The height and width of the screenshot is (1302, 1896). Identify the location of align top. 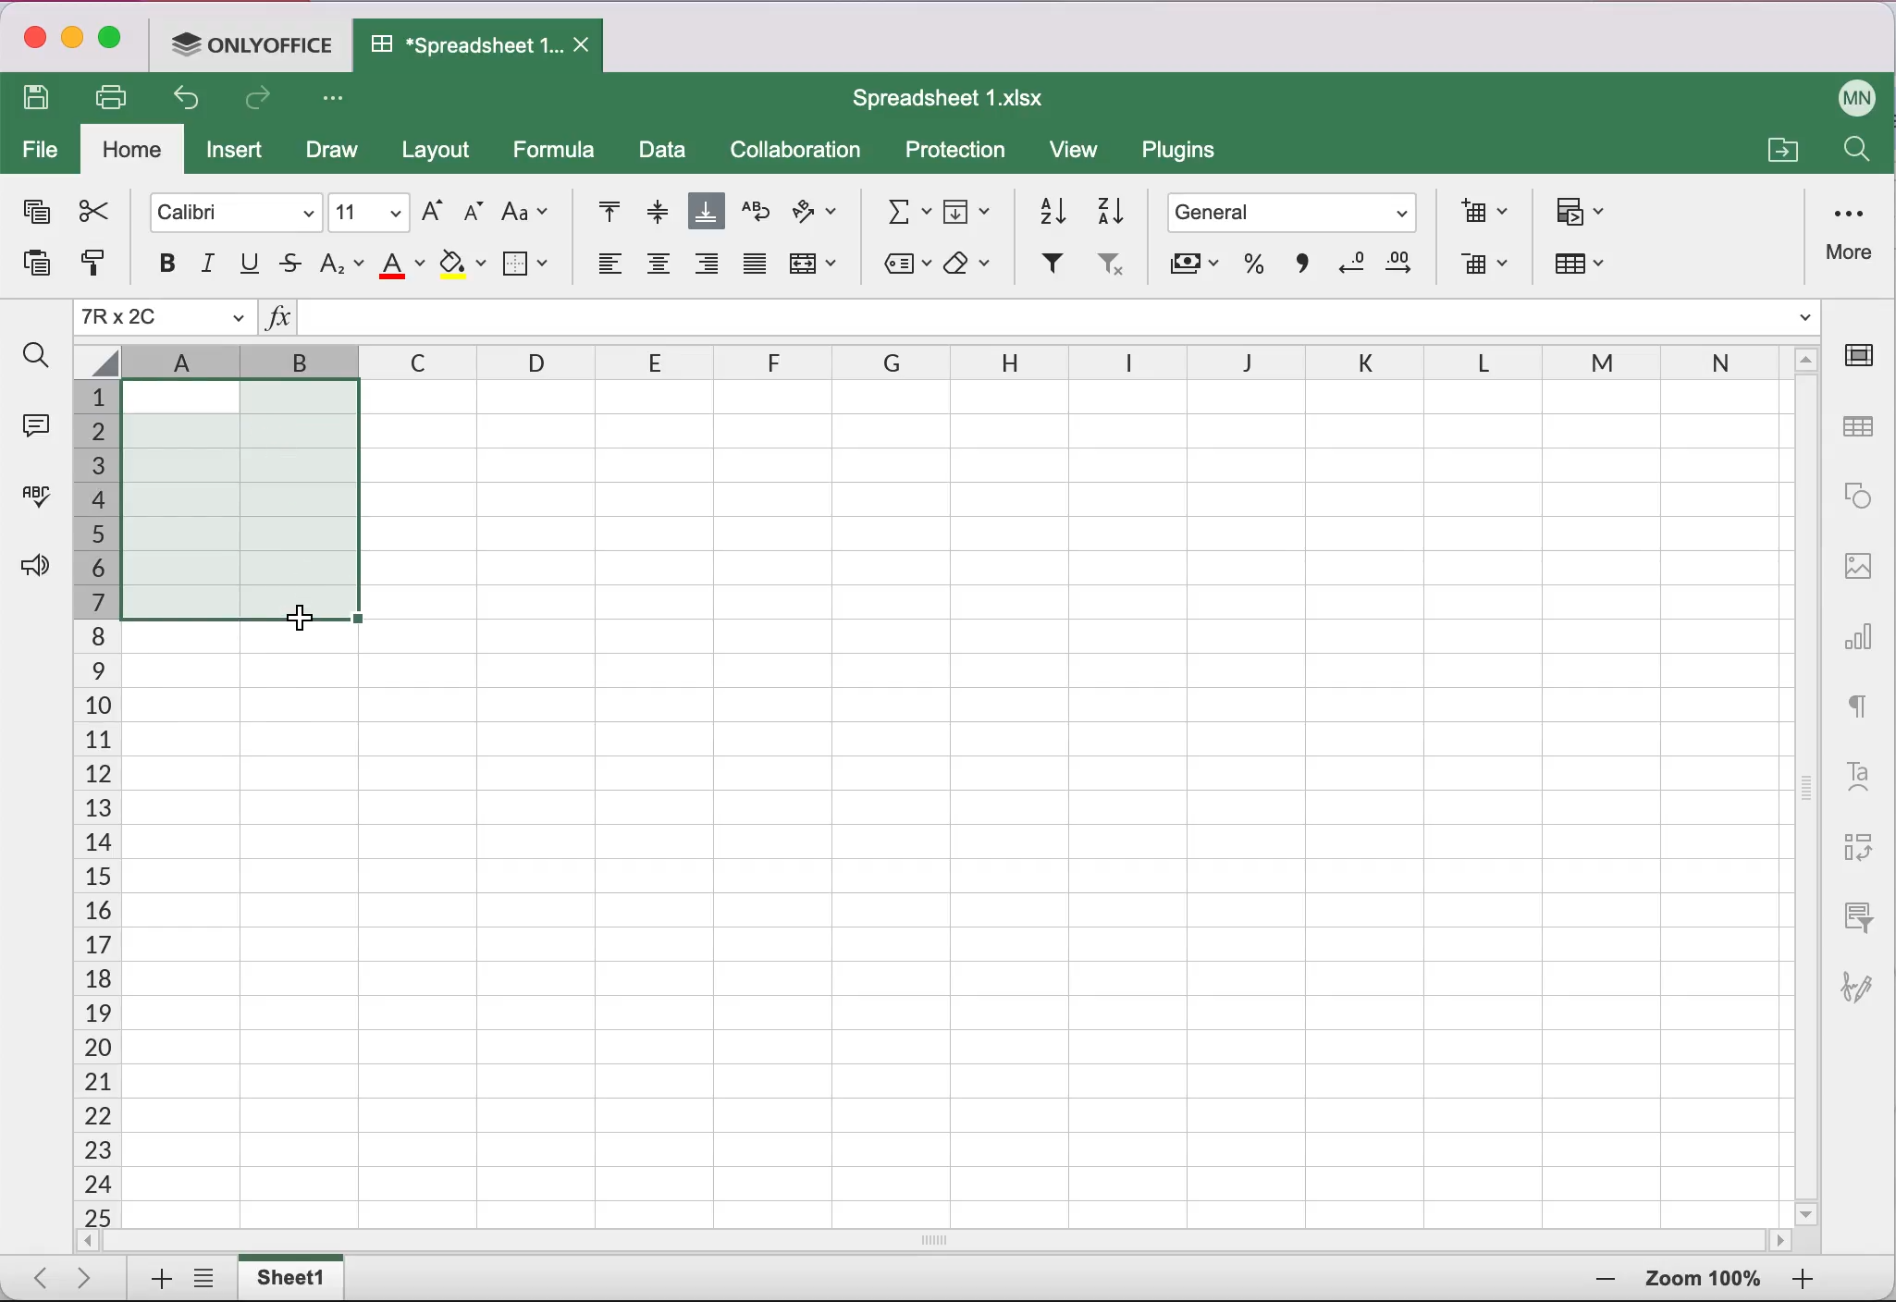
(598, 213).